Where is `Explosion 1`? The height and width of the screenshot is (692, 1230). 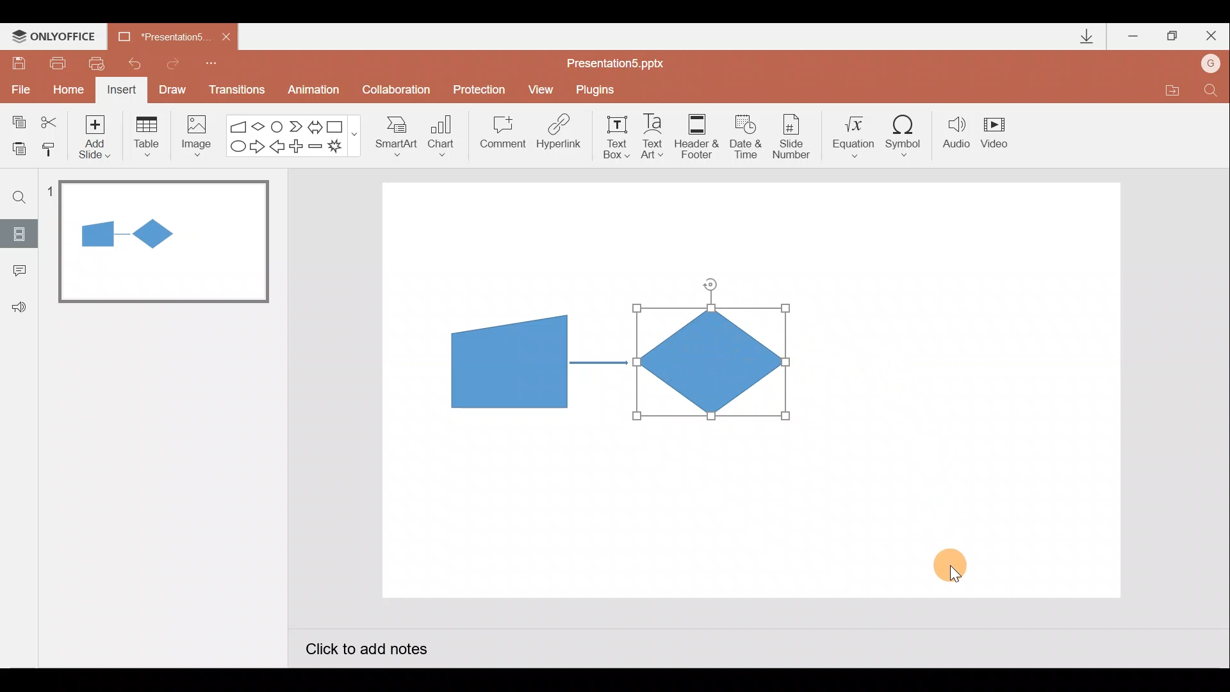 Explosion 1 is located at coordinates (343, 148).